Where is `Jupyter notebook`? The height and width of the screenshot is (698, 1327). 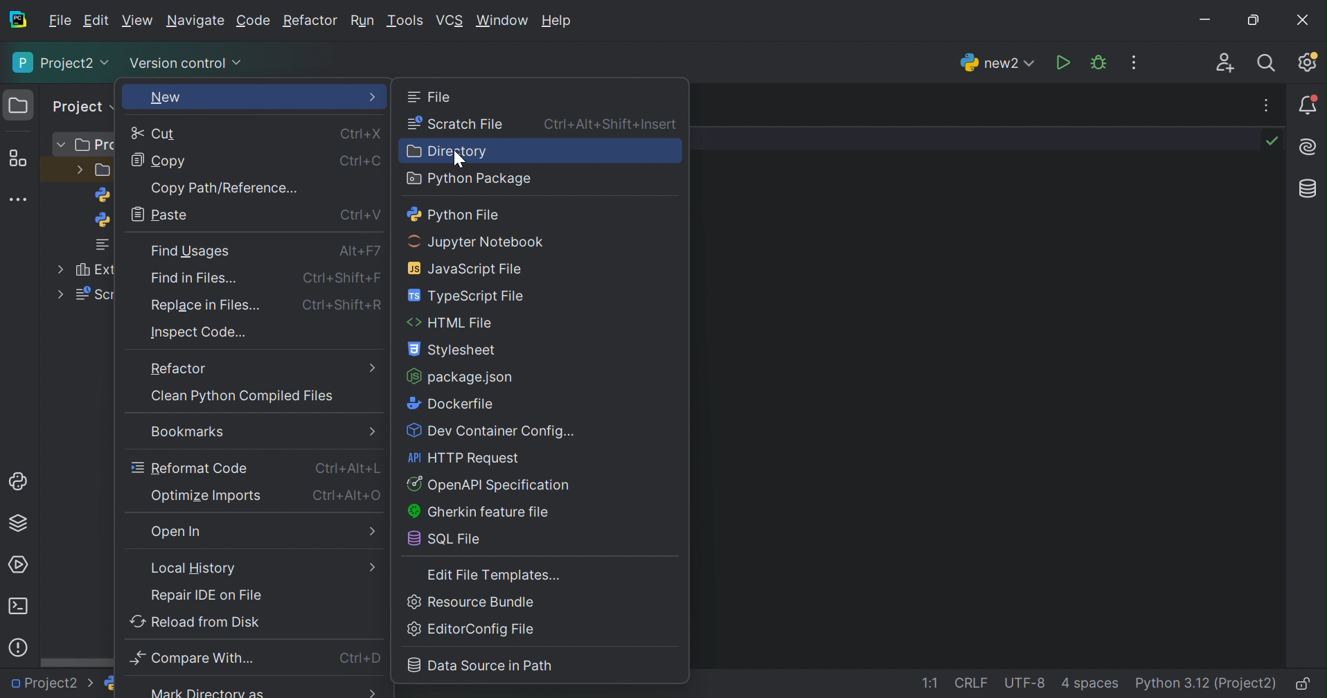 Jupyter notebook is located at coordinates (477, 244).